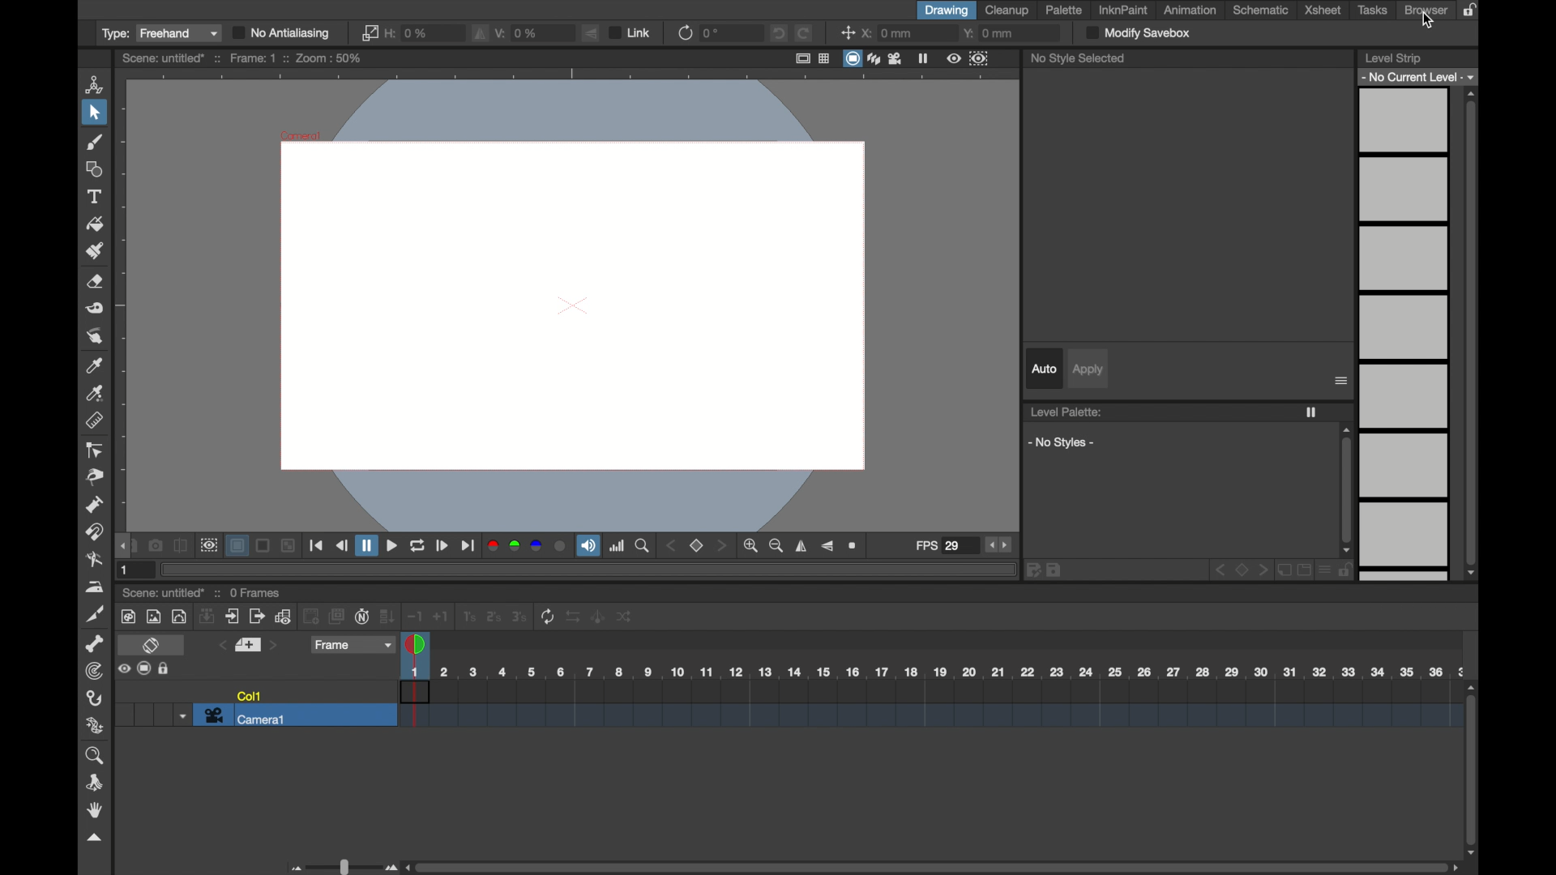 Image resolution: width=1556 pixels, height=875 pixels. I want to click on histogram, so click(618, 546).